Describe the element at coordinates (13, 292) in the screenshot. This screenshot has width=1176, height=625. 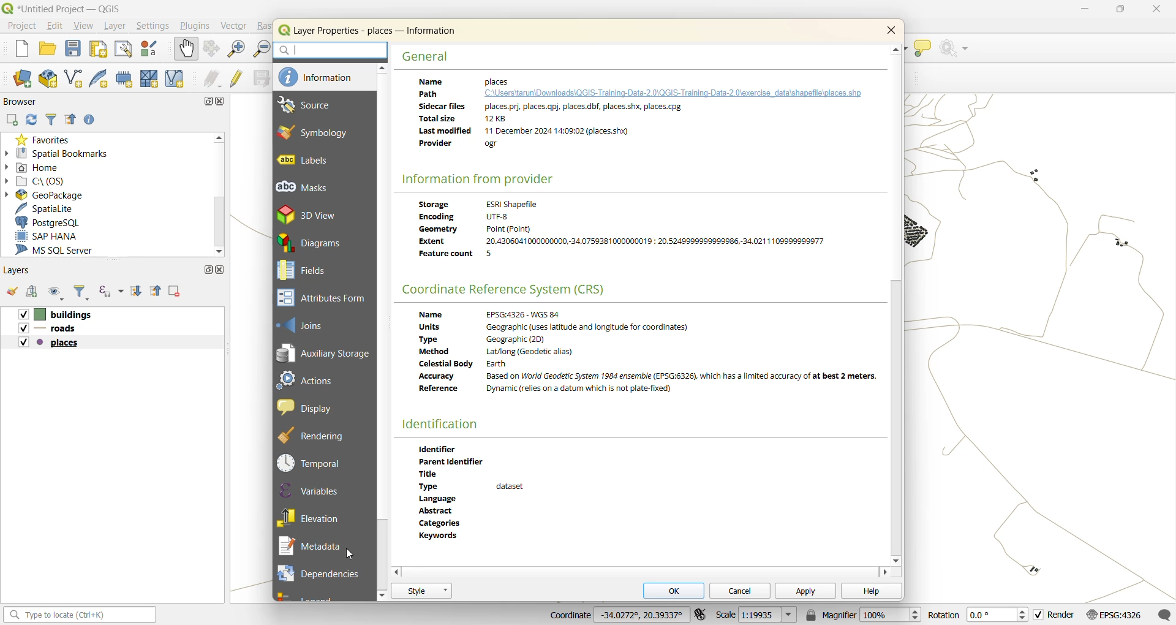
I see `open` at that location.